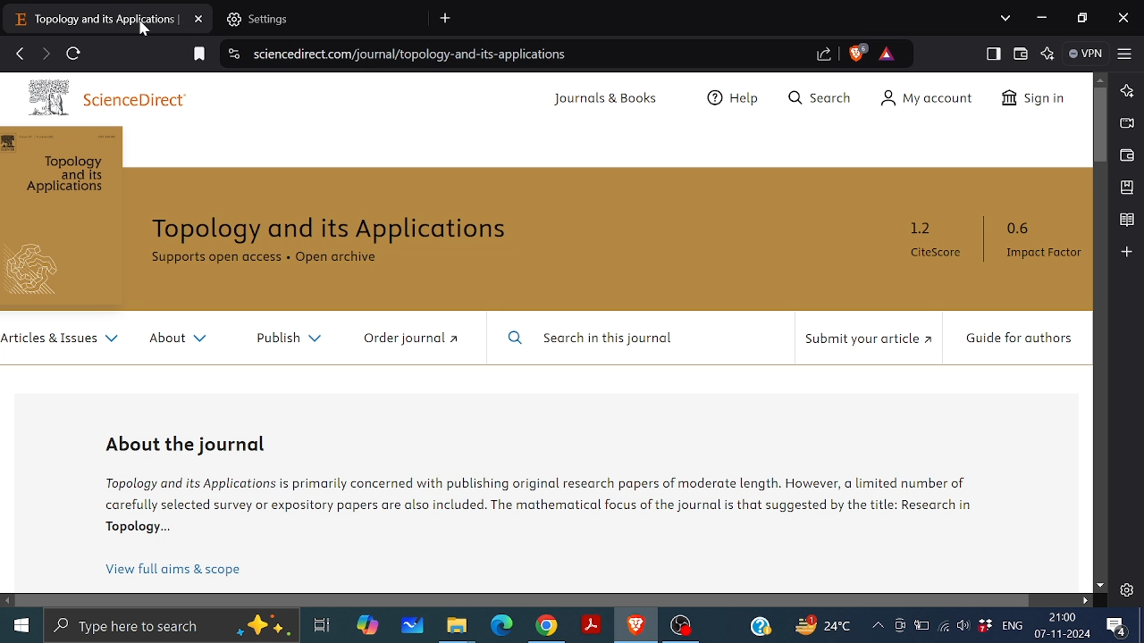  I want to click on Task view, so click(321, 626).